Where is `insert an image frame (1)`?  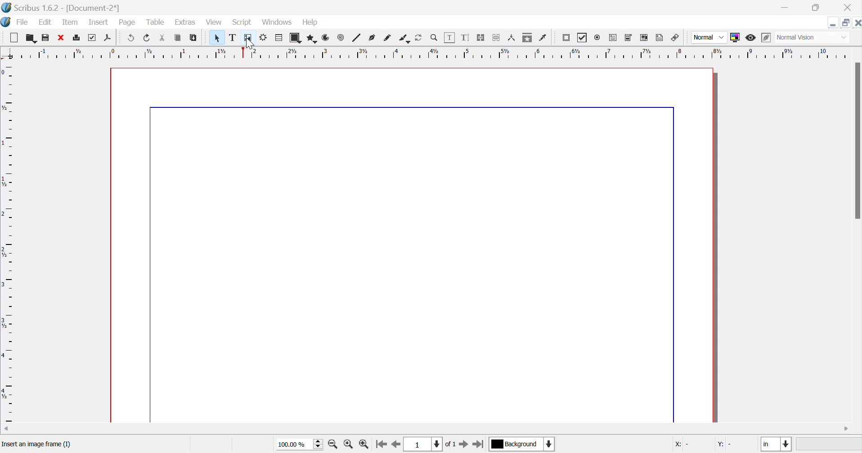
insert an image frame (1) is located at coordinates (38, 446).